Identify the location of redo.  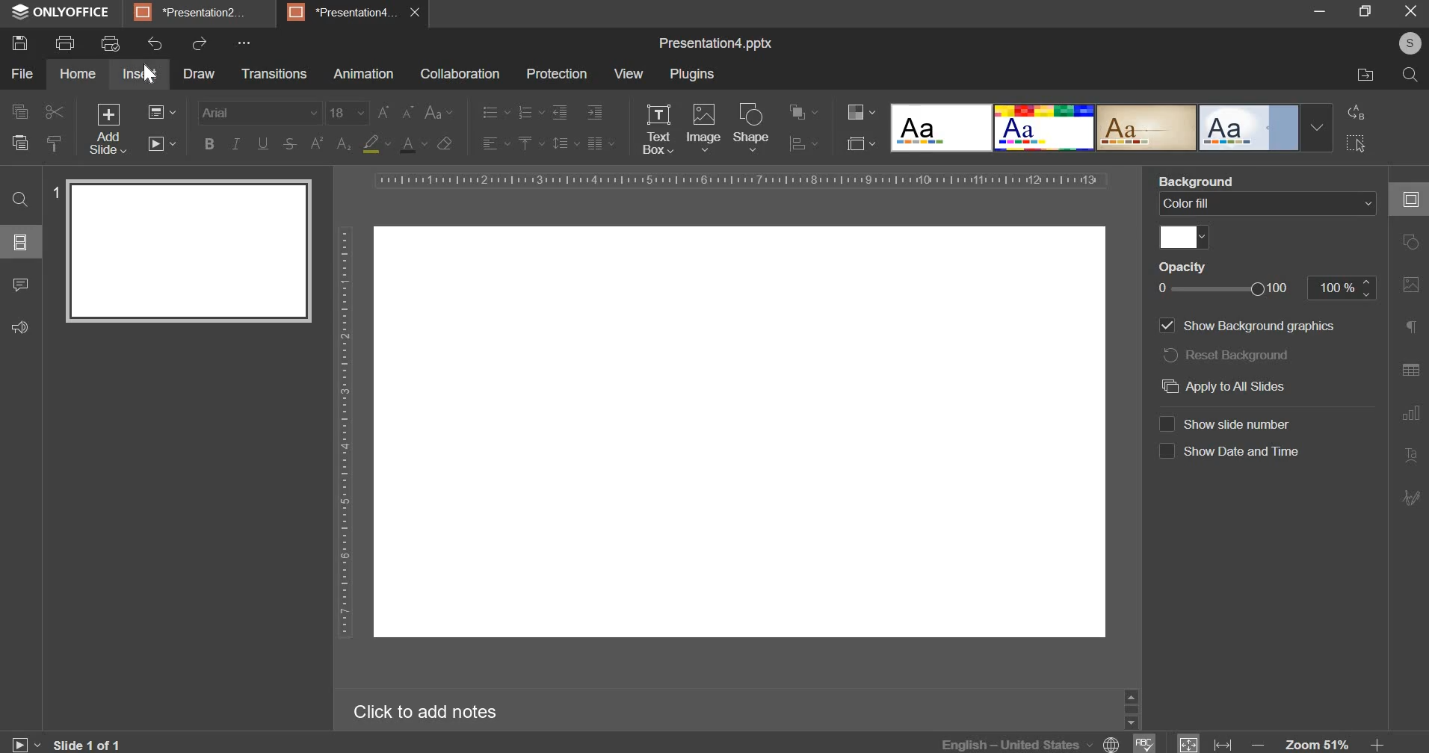
(198, 44).